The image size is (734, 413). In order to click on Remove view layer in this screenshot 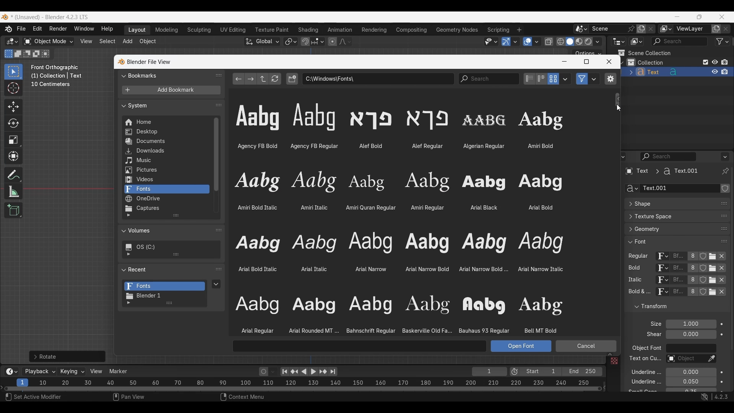, I will do `click(726, 29)`.